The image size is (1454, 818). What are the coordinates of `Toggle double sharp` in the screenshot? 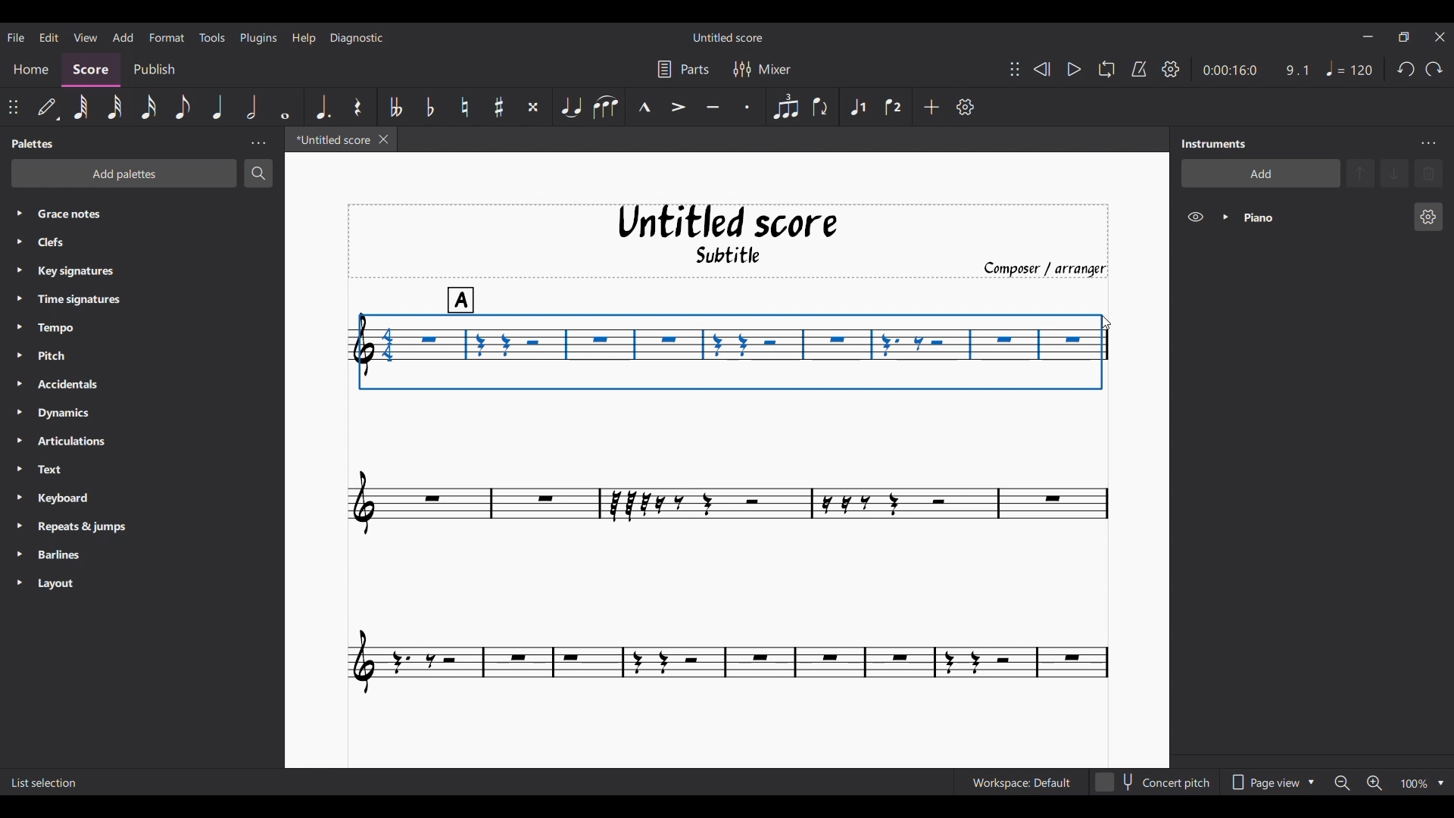 It's located at (533, 107).